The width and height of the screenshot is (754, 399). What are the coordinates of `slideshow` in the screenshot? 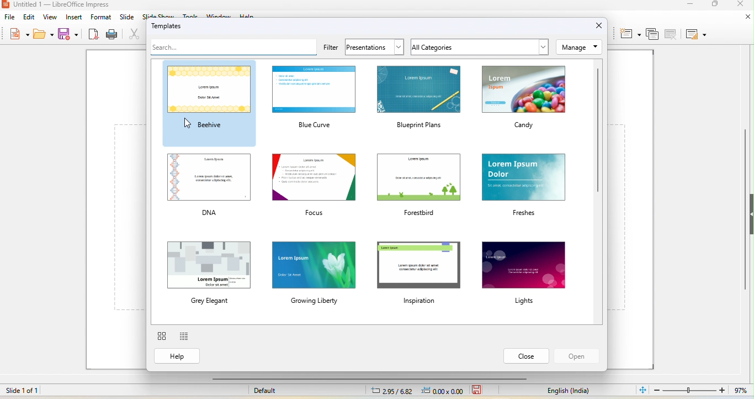 It's located at (158, 15).